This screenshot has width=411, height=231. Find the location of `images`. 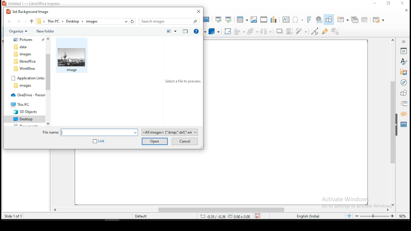

images is located at coordinates (254, 19).